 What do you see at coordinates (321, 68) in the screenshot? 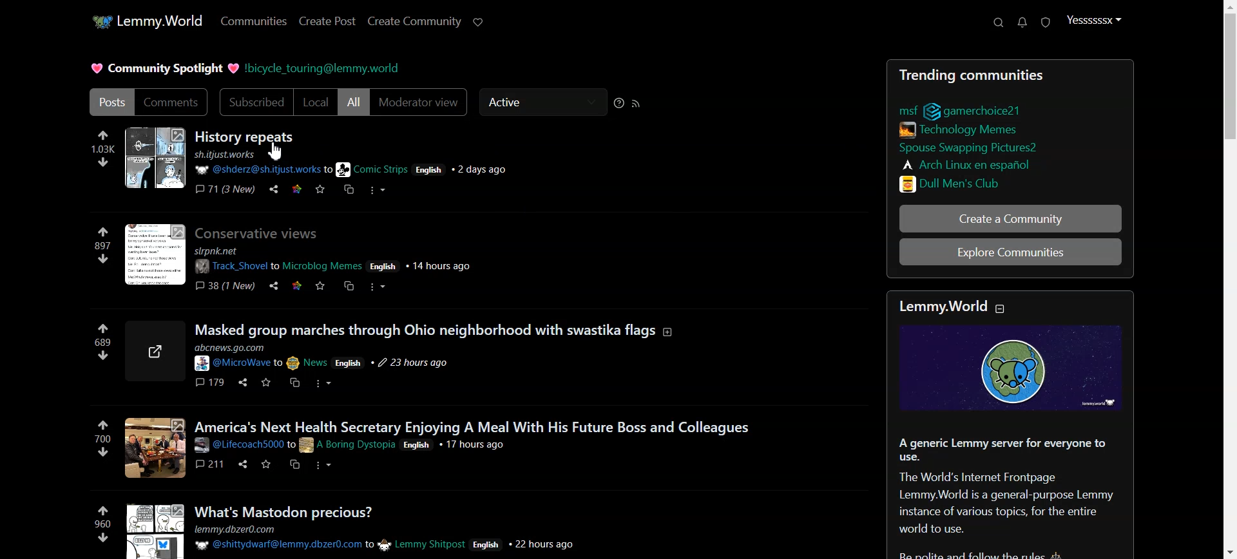
I see `bicycle_touring@lemmy.world` at bounding box center [321, 68].